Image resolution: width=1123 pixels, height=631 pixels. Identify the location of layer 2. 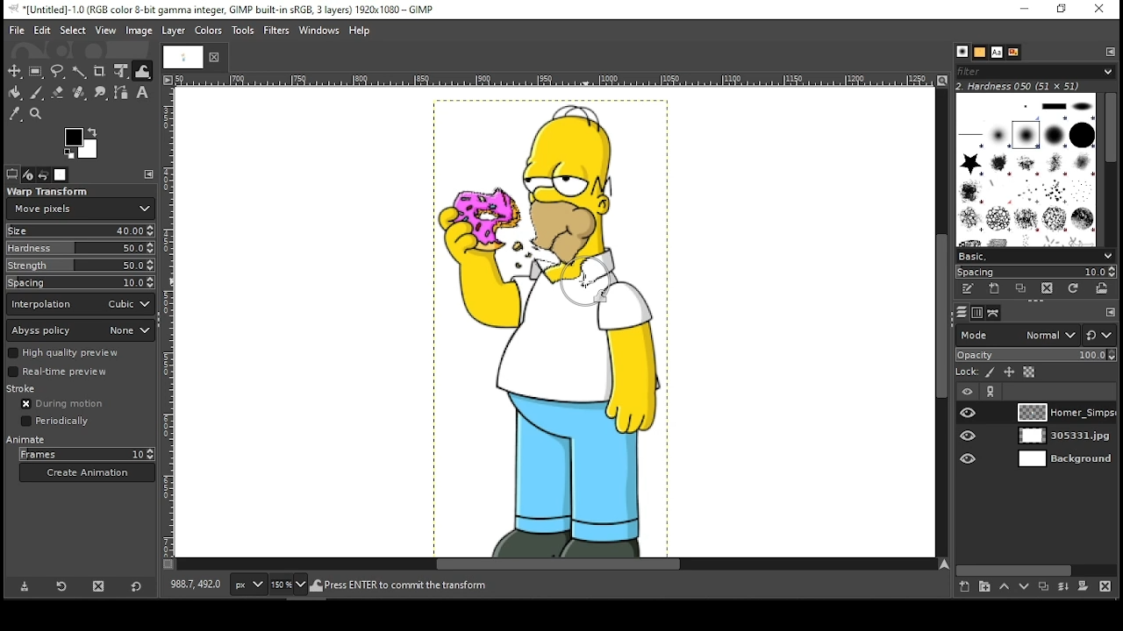
(1066, 436).